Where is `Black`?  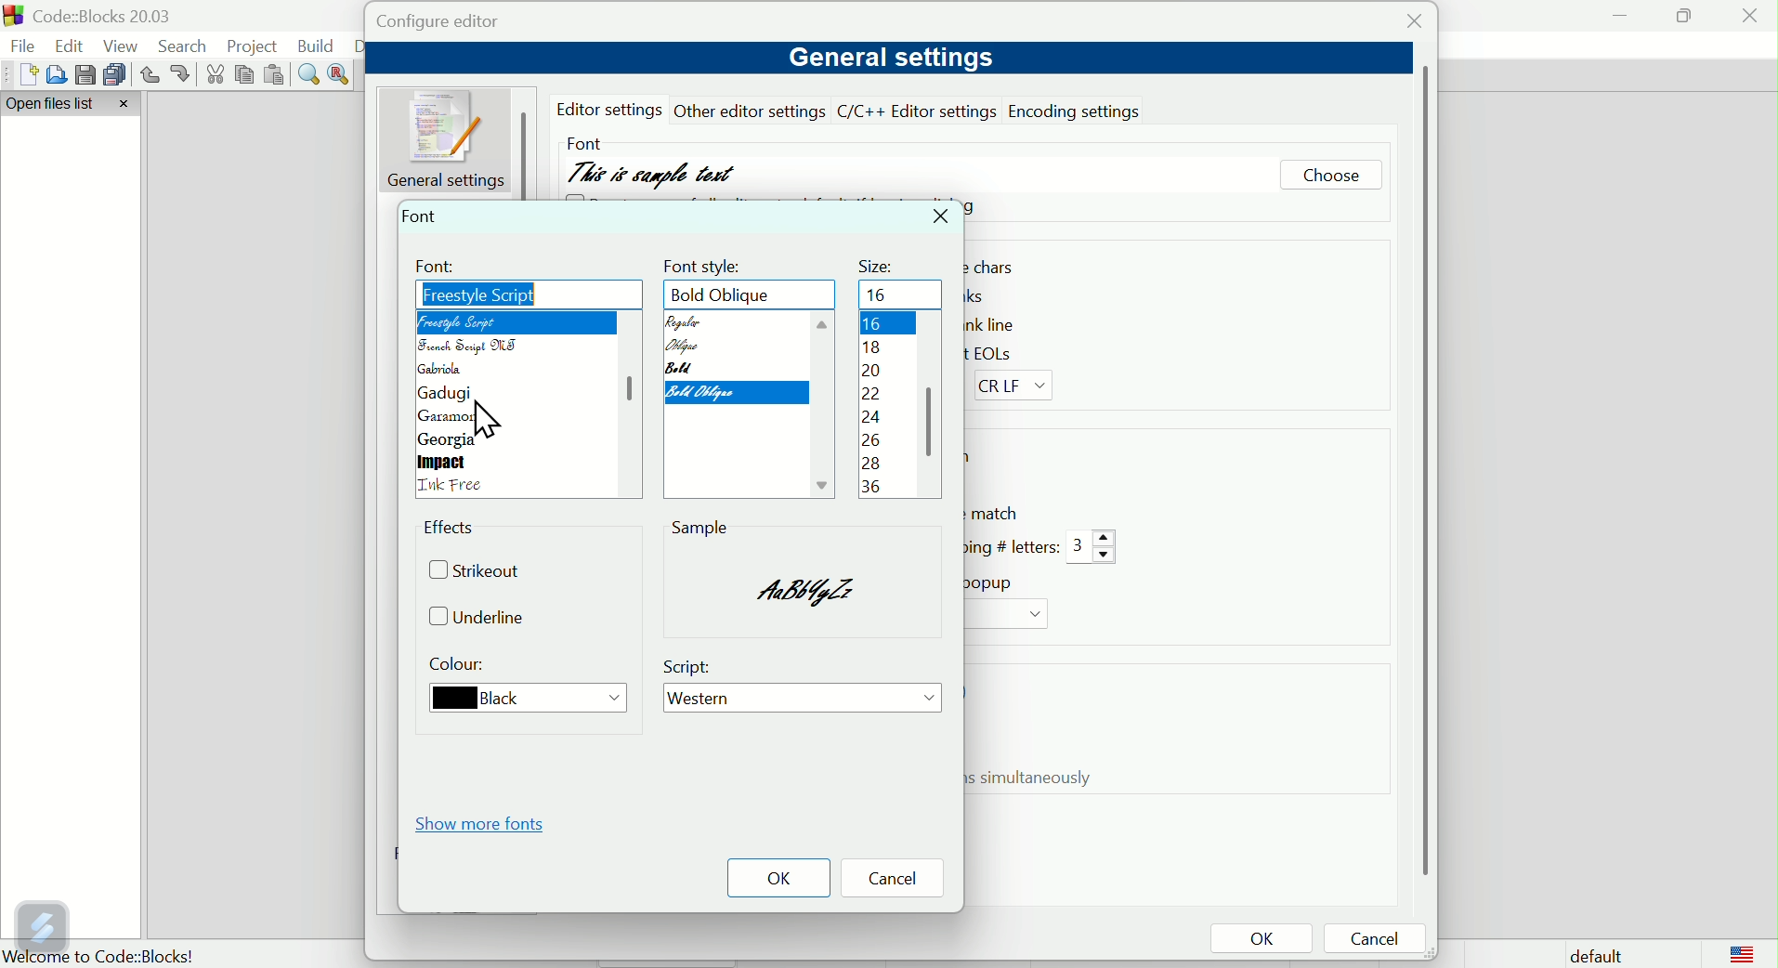 Black is located at coordinates (519, 700).